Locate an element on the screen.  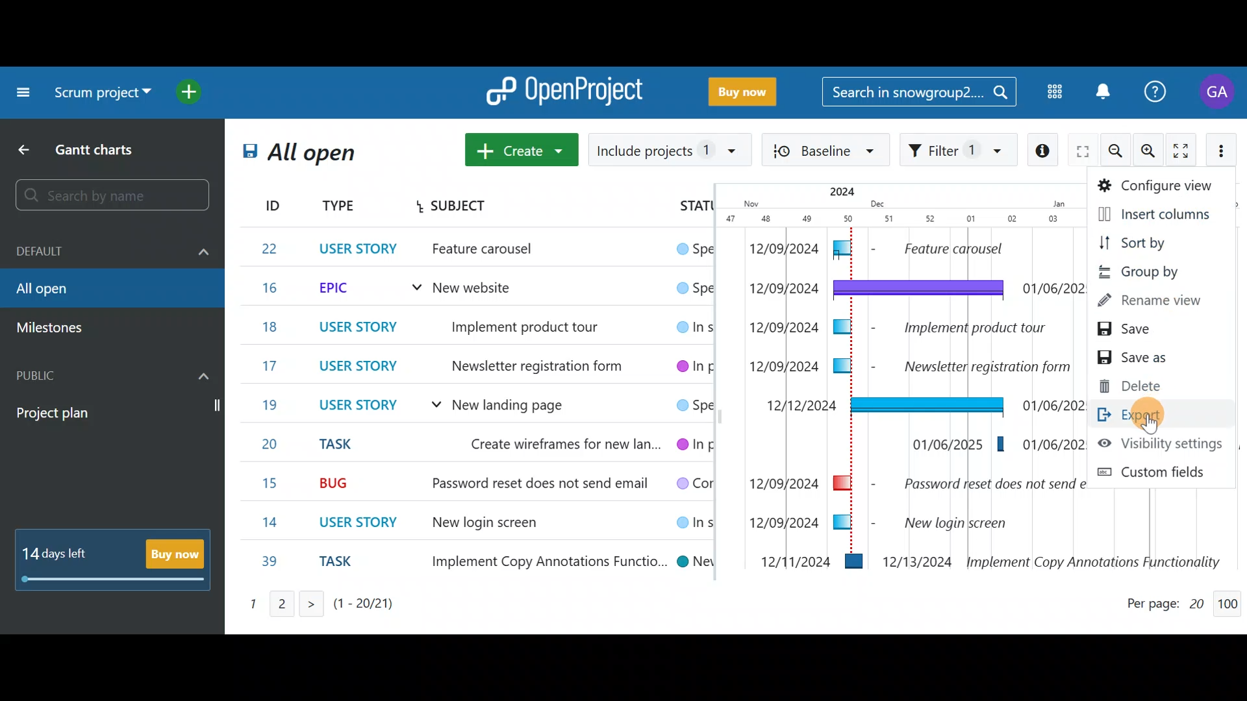
OpenProject is located at coordinates (569, 89).